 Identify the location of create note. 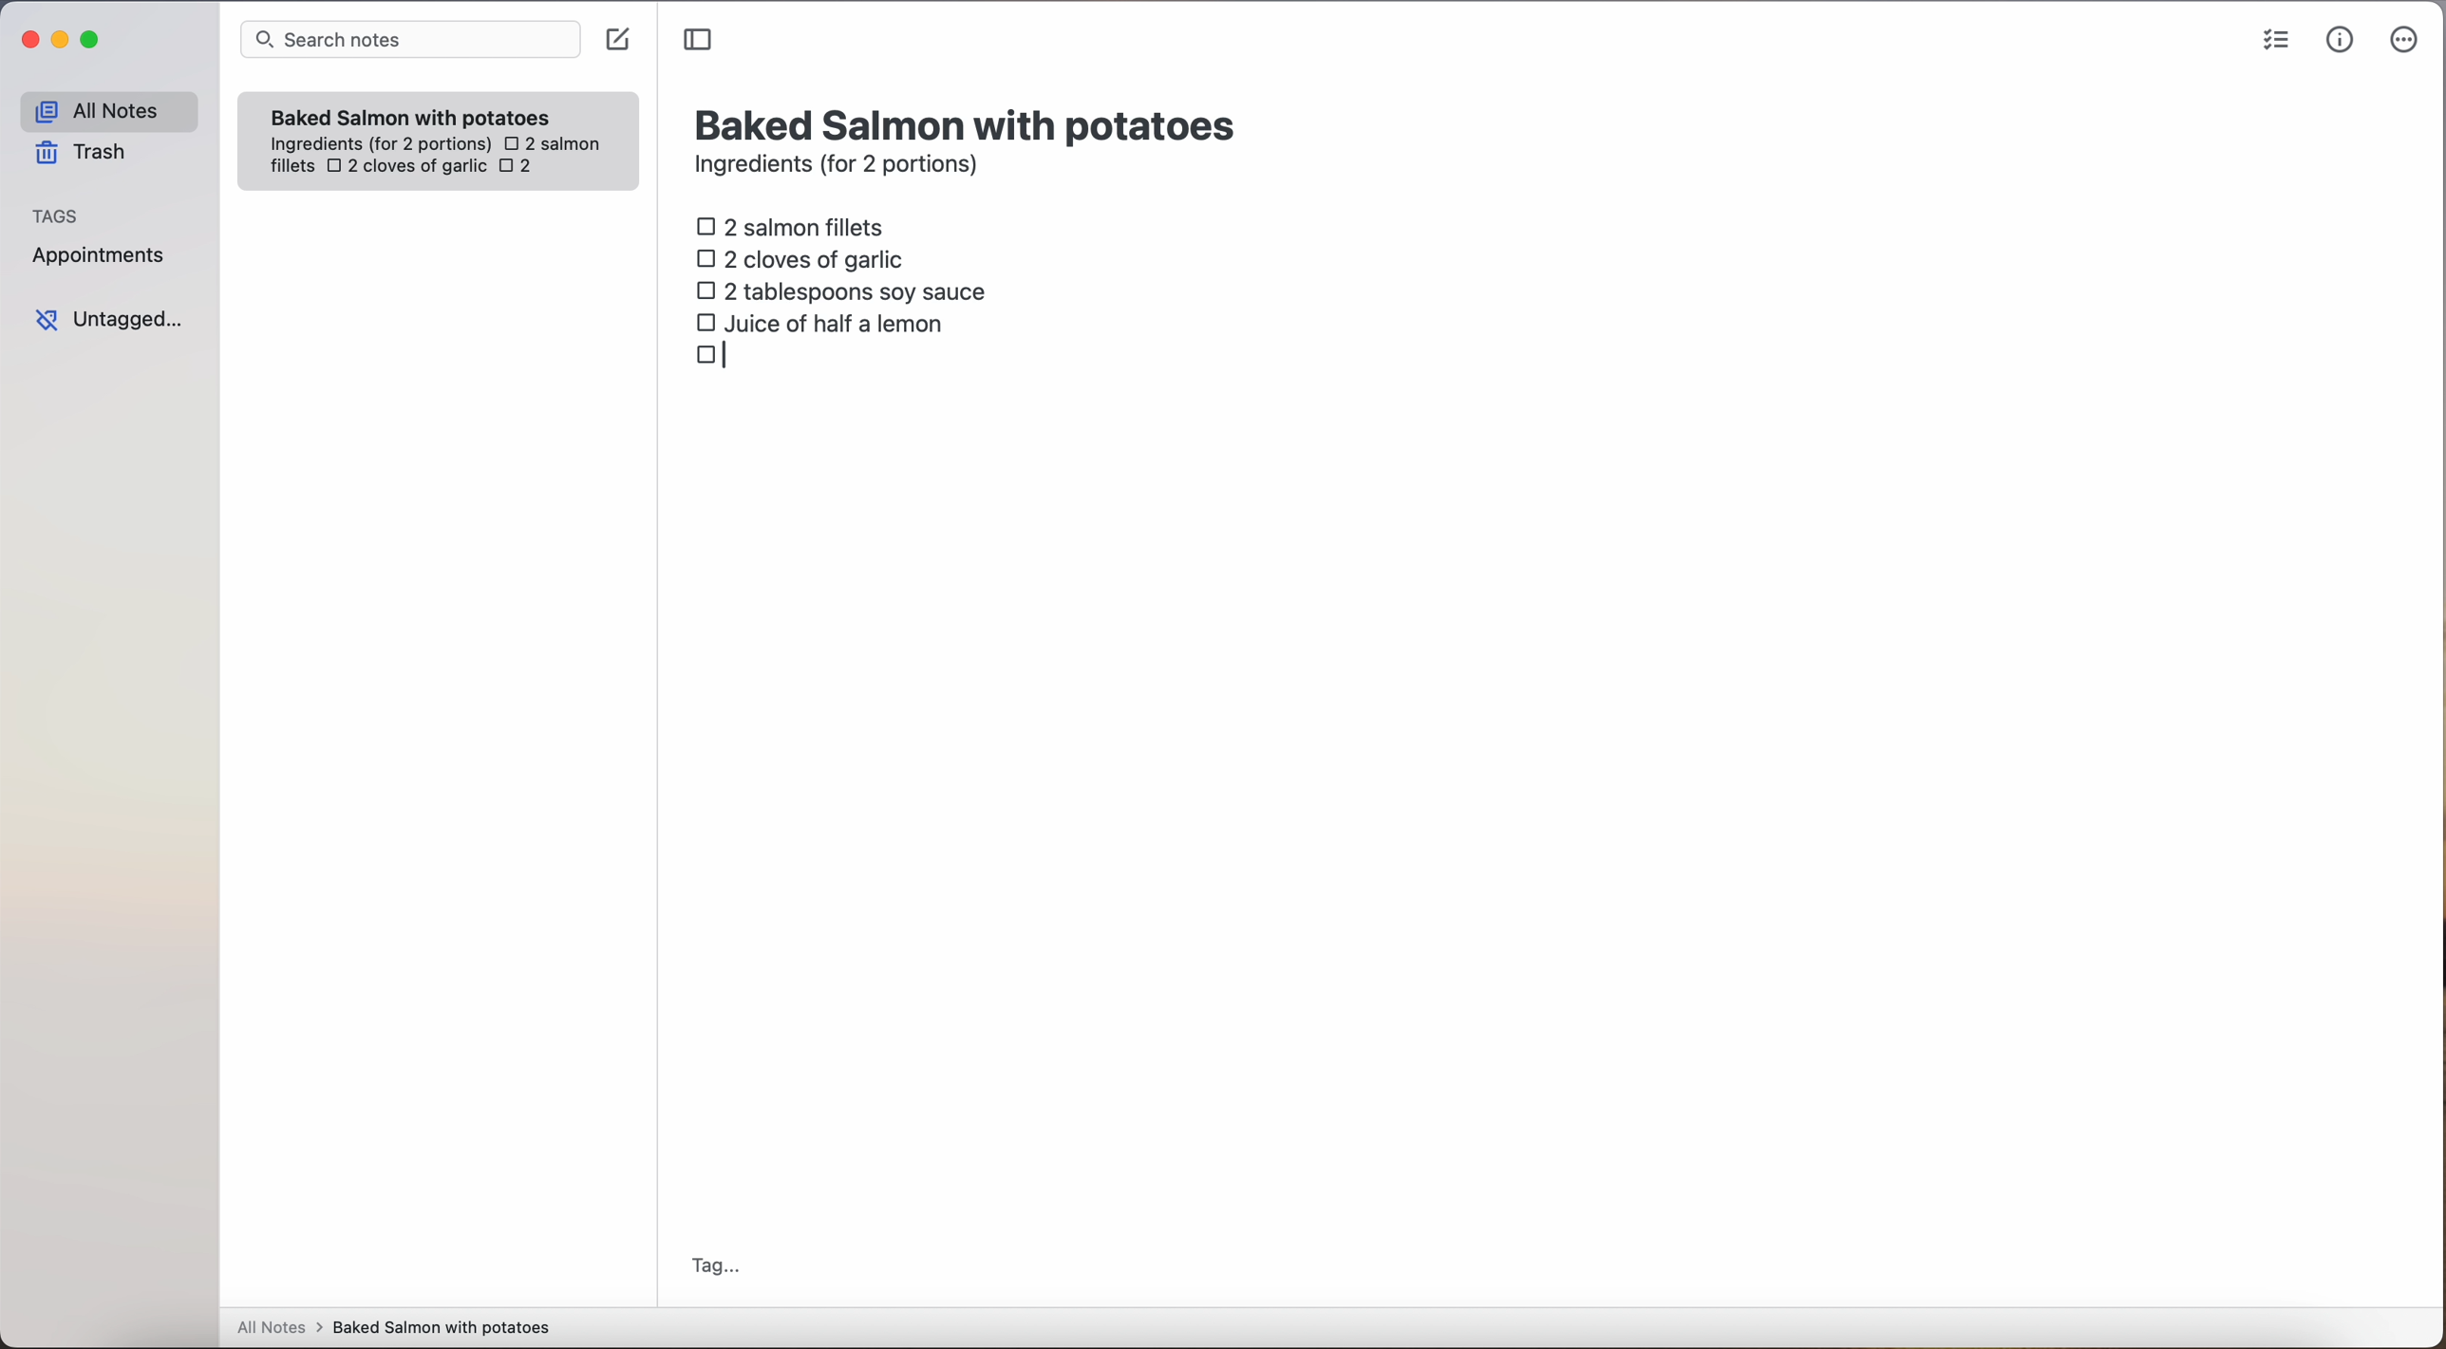
(616, 40).